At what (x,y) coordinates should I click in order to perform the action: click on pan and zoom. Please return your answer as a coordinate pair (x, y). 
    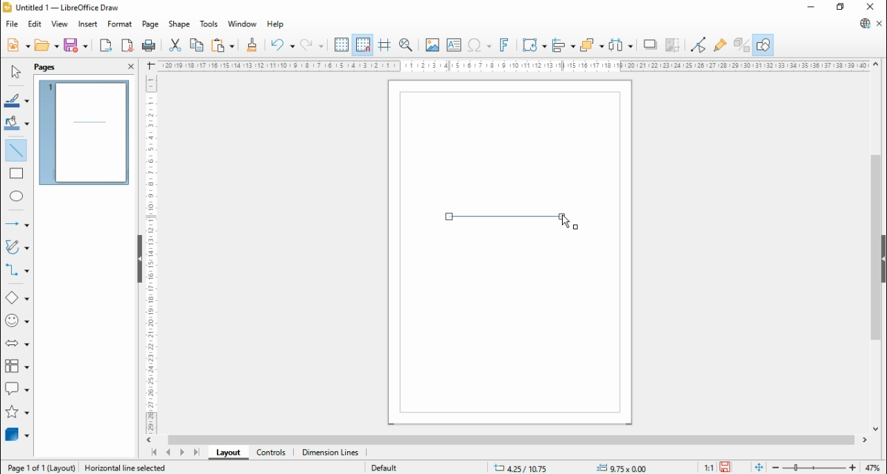
    Looking at the image, I should click on (406, 44).